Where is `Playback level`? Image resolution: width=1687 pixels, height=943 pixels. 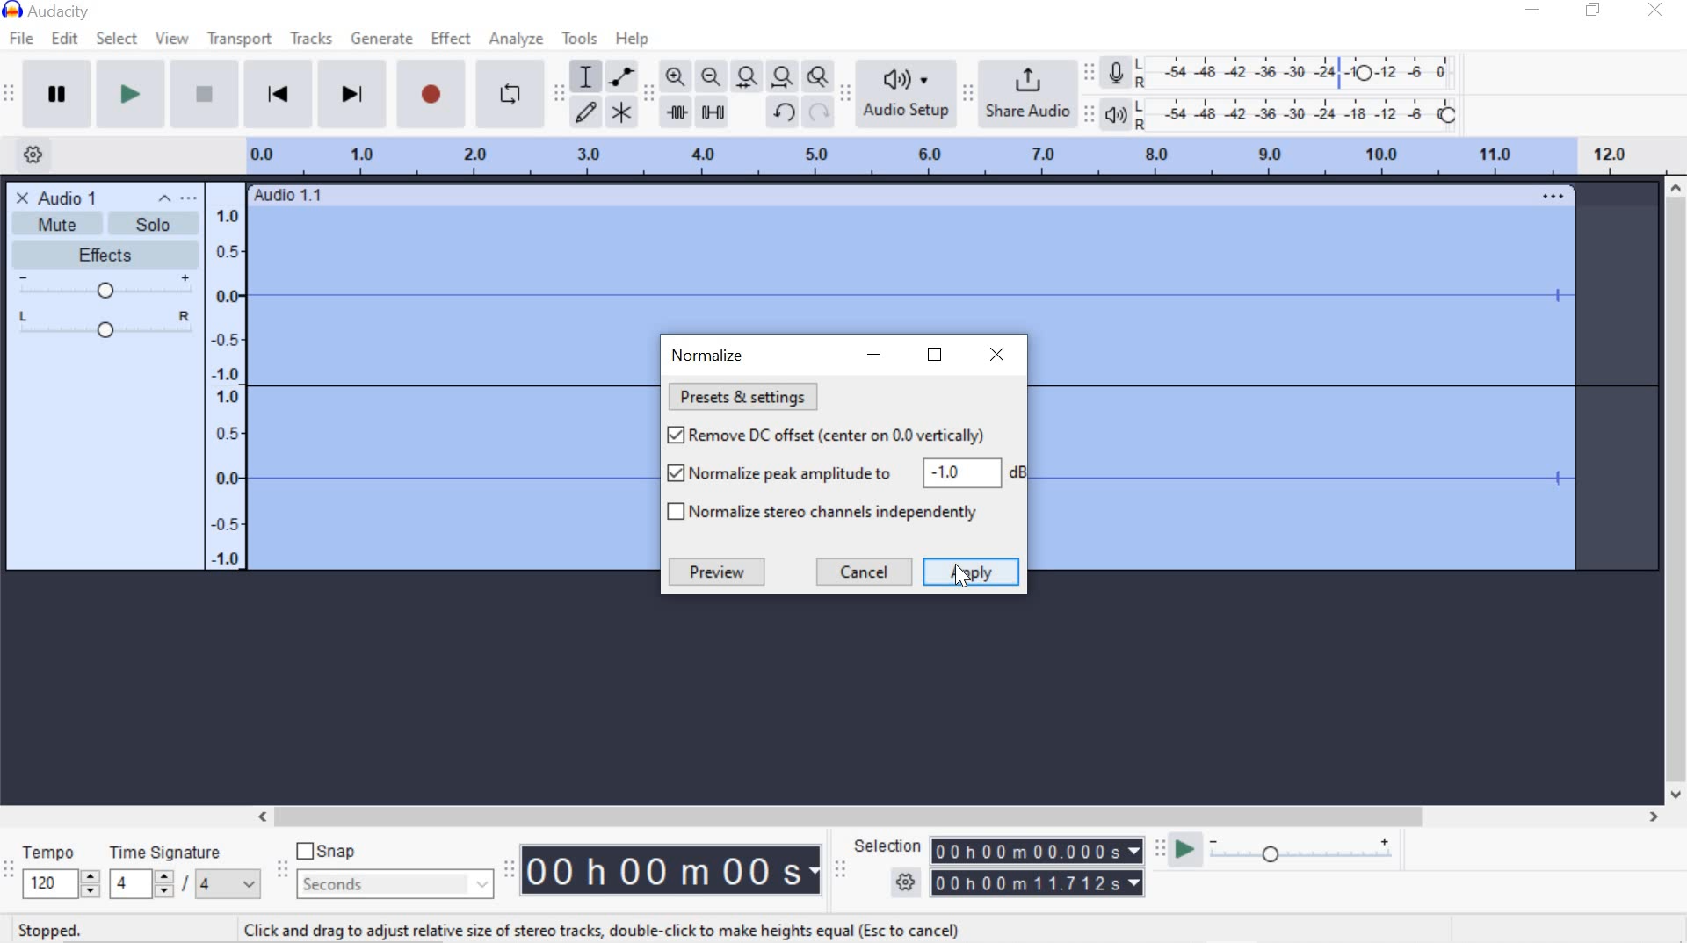 Playback level is located at coordinates (1304, 114).